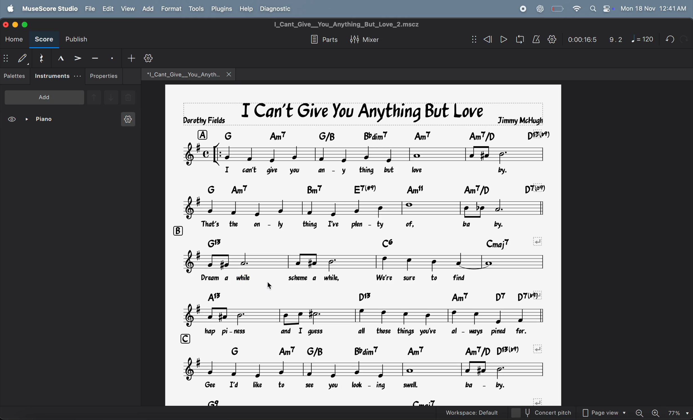 This screenshot has height=420, width=693. I want to click on Lyrics: ; Measure: 9; Beat: 2; Staff 1 (Piano), so click(63, 412).